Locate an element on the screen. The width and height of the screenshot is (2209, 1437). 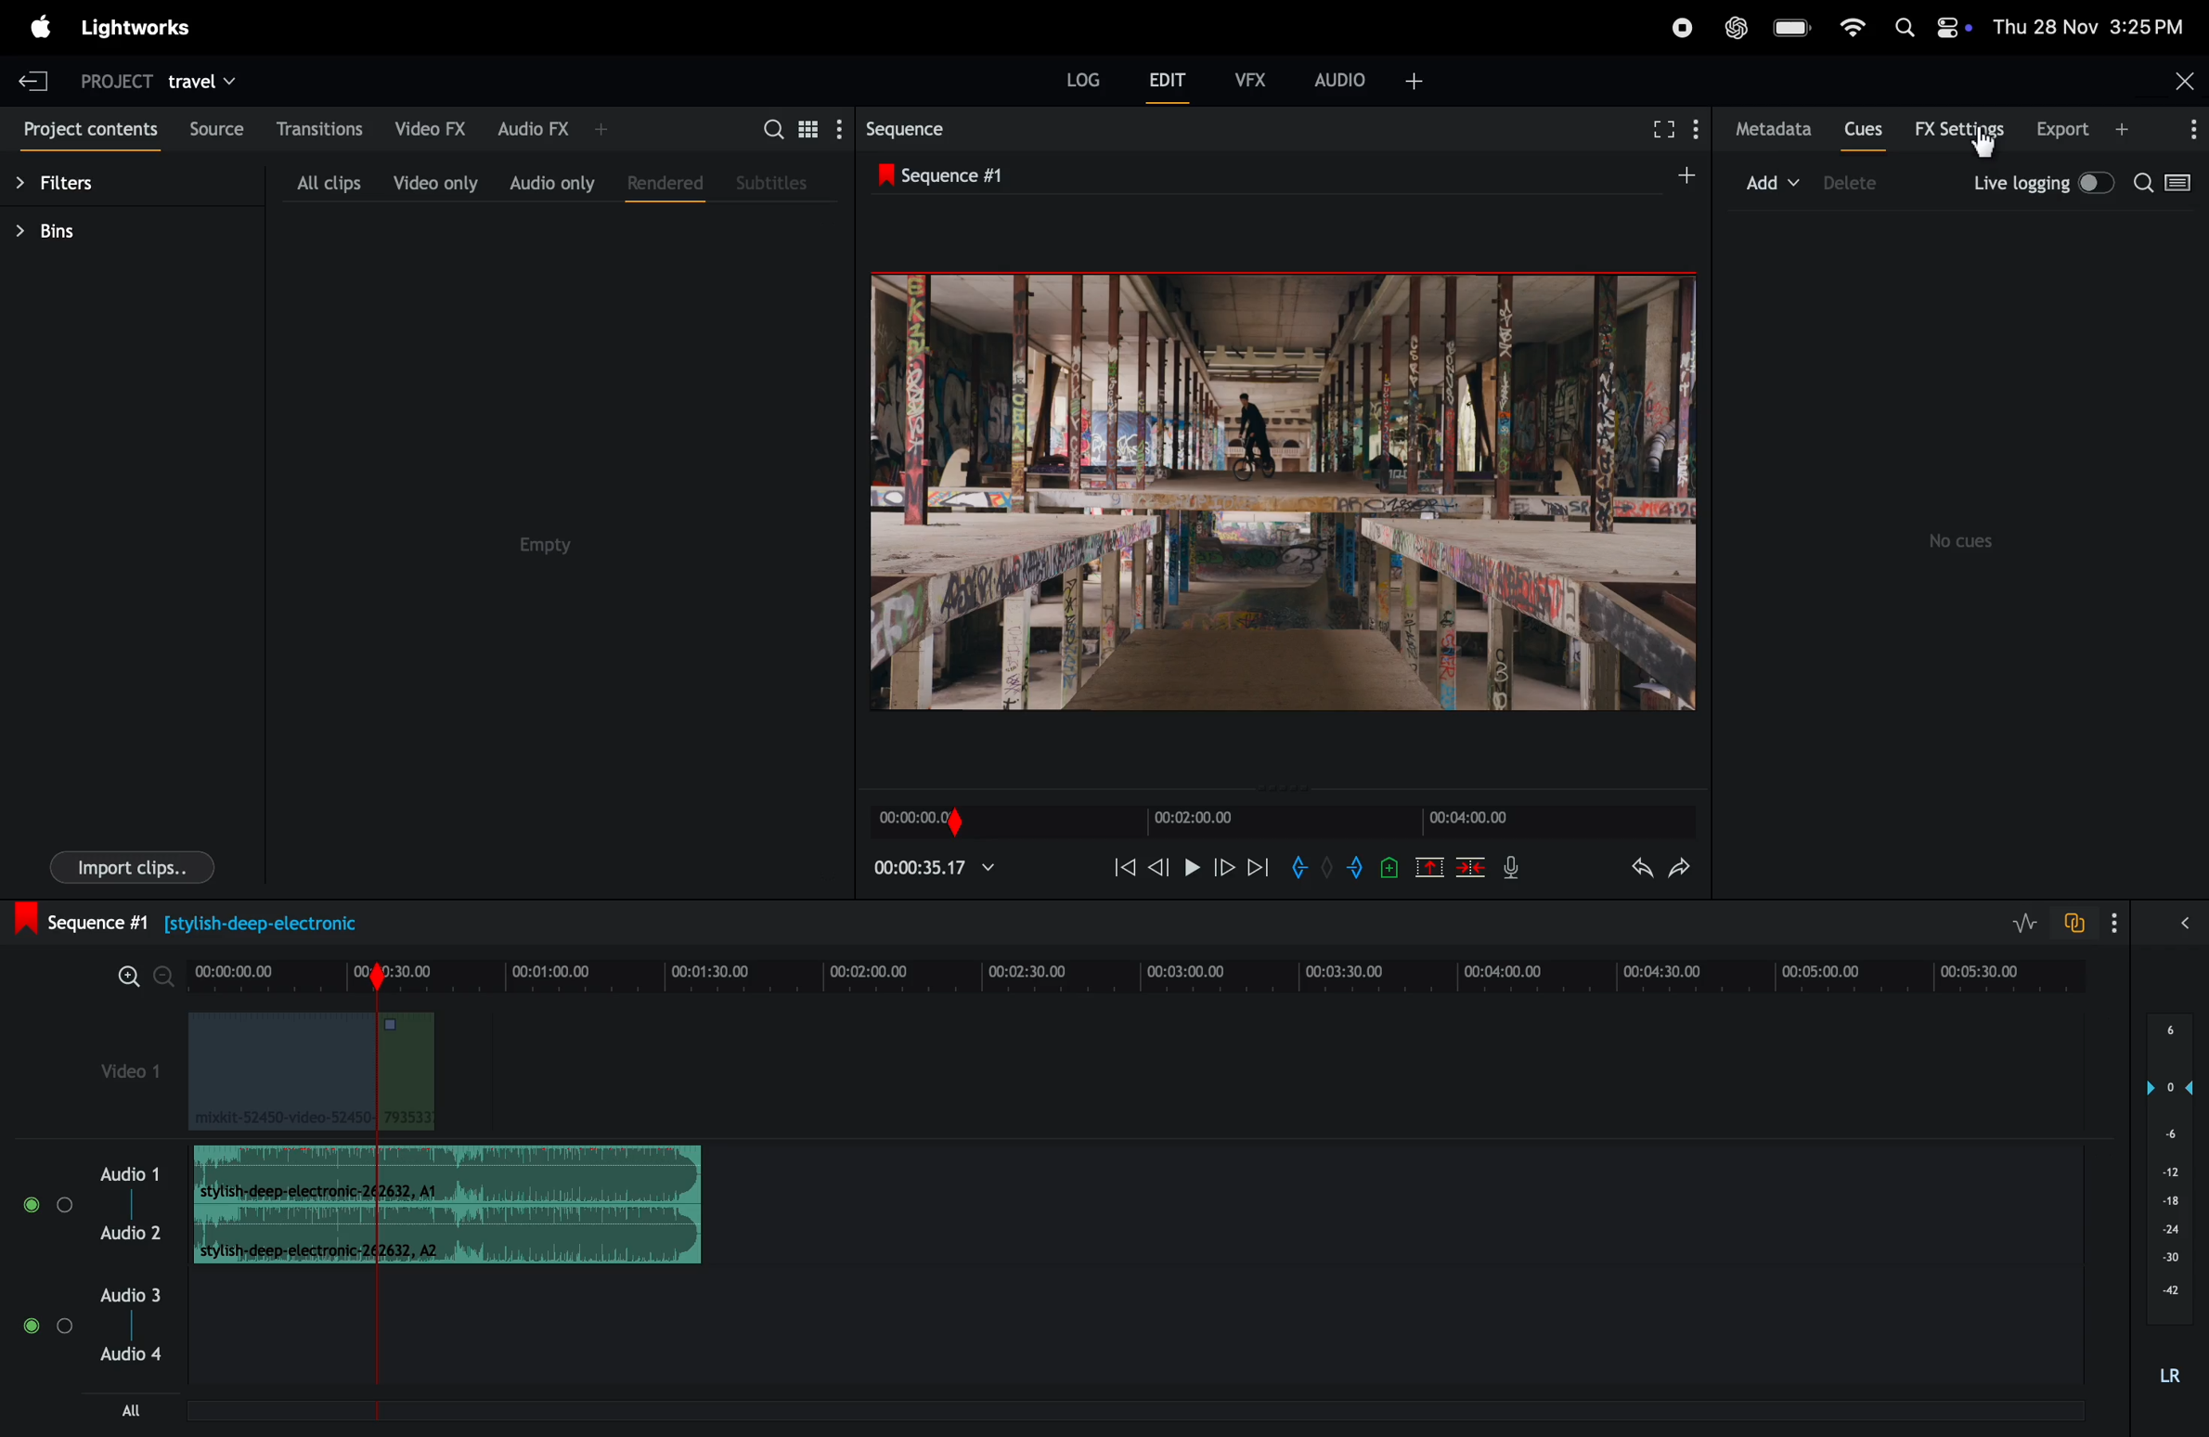
close is located at coordinates (2182, 81).